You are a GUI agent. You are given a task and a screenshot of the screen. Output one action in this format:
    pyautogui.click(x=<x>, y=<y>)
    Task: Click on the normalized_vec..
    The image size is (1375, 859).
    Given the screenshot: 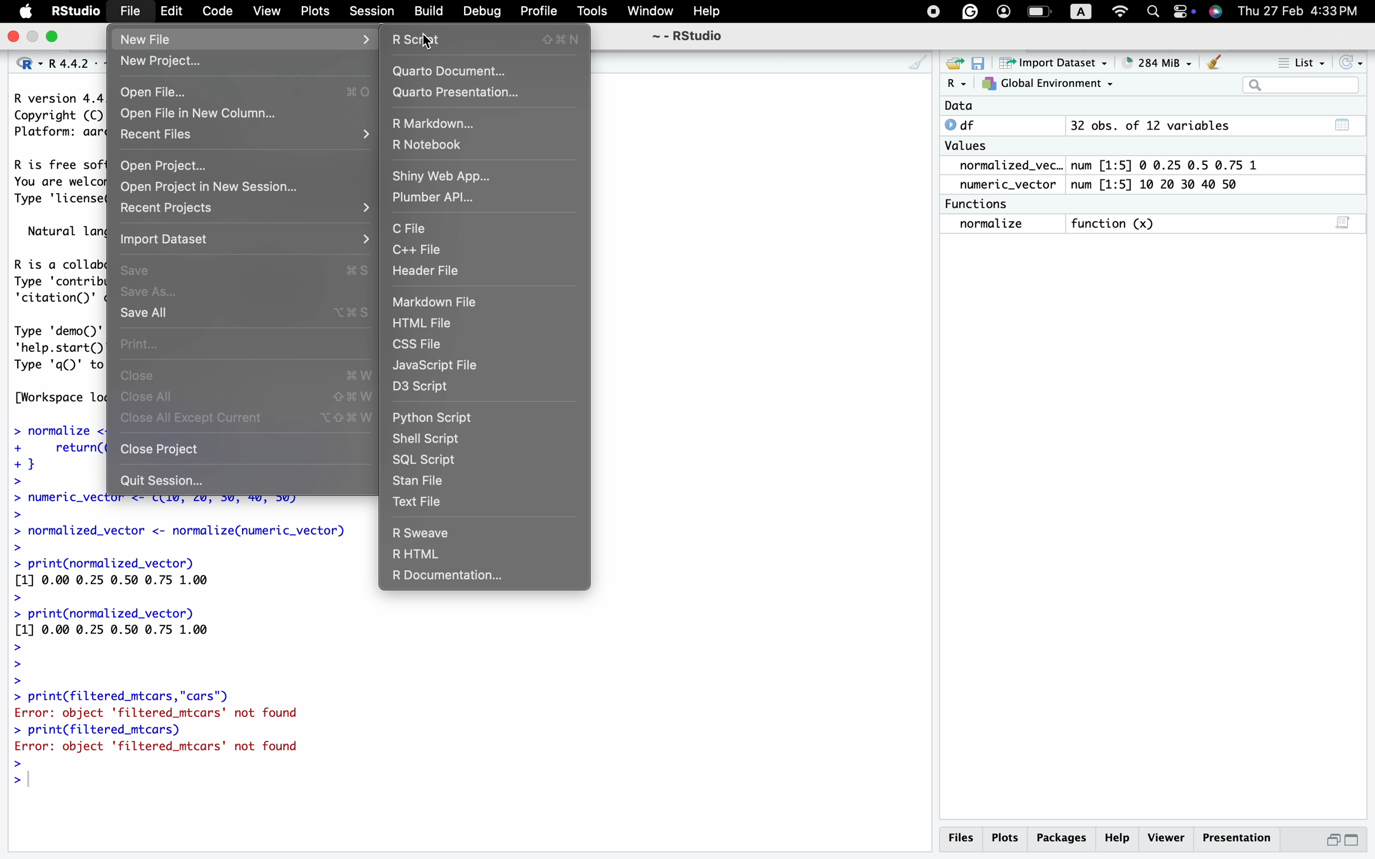 What is the action you would take?
    pyautogui.click(x=1006, y=166)
    